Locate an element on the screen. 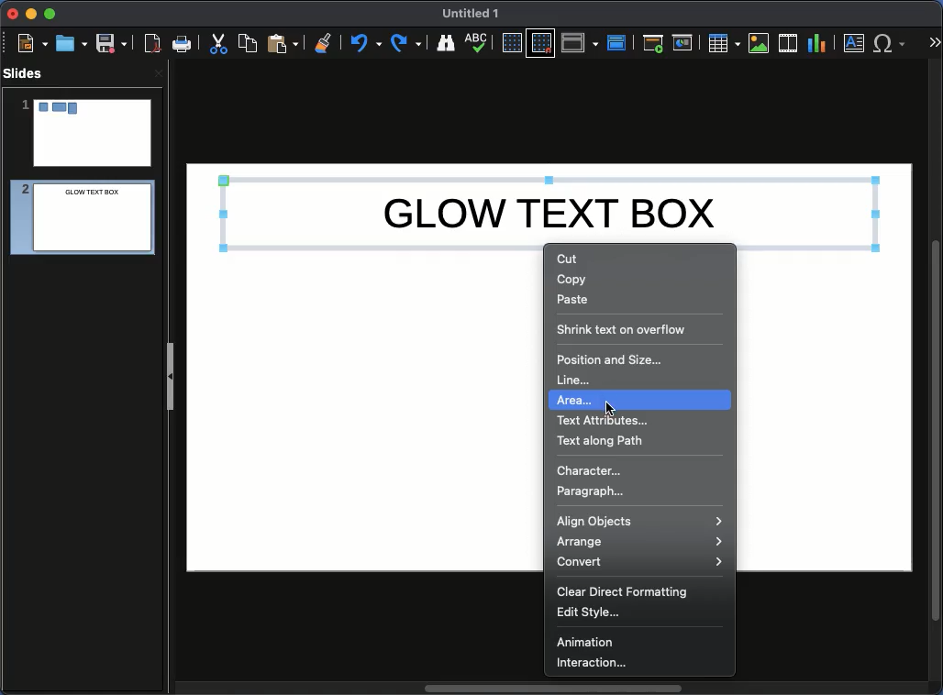 This screenshot has height=695, width=943. Audio or video is located at coordinates (789, 43).